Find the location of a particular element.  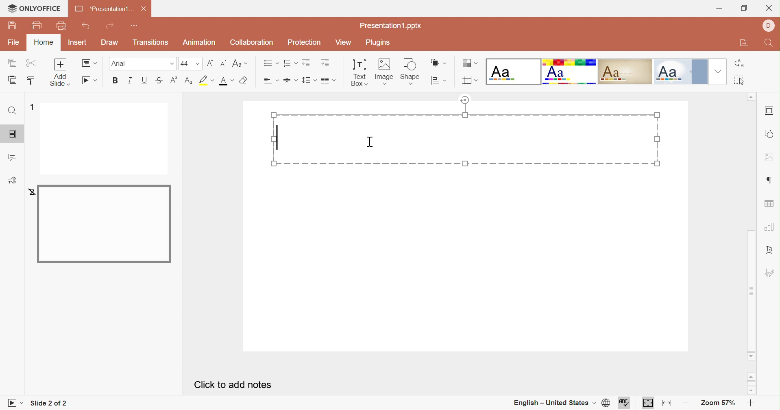

Find is located at coordinates (13, 110).